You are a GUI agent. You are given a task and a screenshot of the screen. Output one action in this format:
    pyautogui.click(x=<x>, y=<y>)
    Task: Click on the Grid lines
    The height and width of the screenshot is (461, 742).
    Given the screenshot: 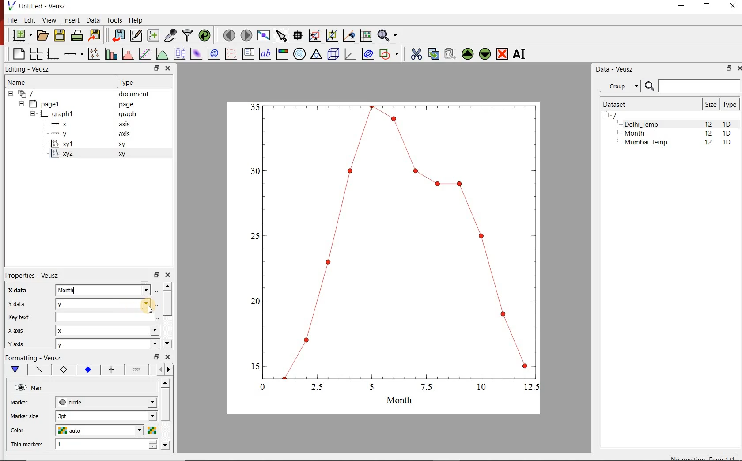 What is the action you would take?
    pyautogui.click(x=165, y=370)
    